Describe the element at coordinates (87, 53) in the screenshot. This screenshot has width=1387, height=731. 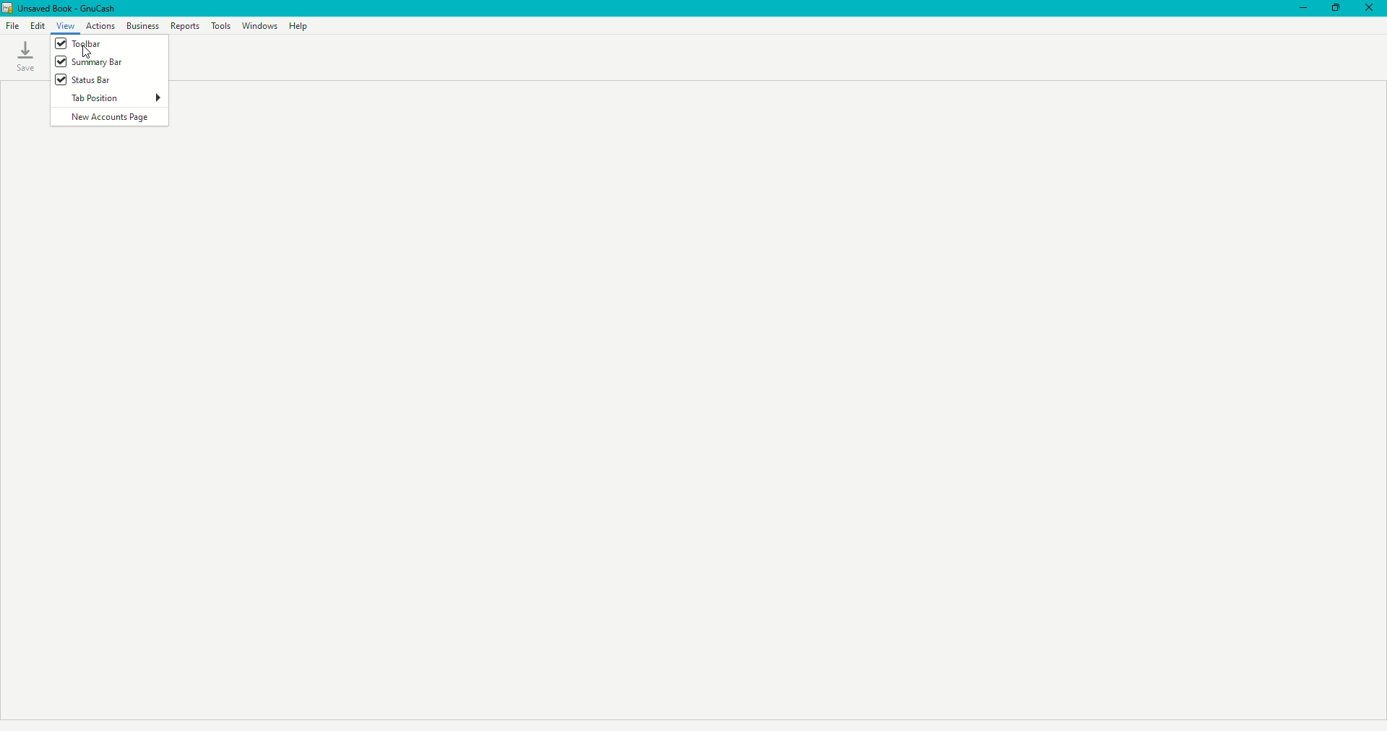
I see `cursor` at that location.